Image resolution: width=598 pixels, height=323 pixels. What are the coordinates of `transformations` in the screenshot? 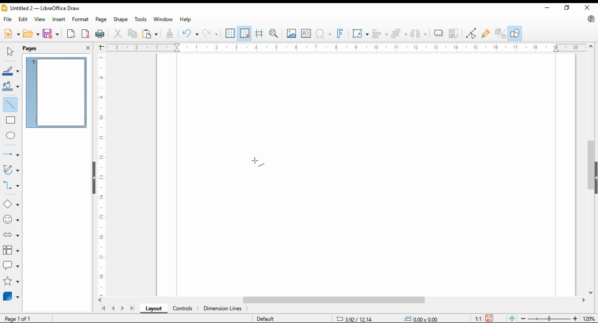 It's located at (360, 33).